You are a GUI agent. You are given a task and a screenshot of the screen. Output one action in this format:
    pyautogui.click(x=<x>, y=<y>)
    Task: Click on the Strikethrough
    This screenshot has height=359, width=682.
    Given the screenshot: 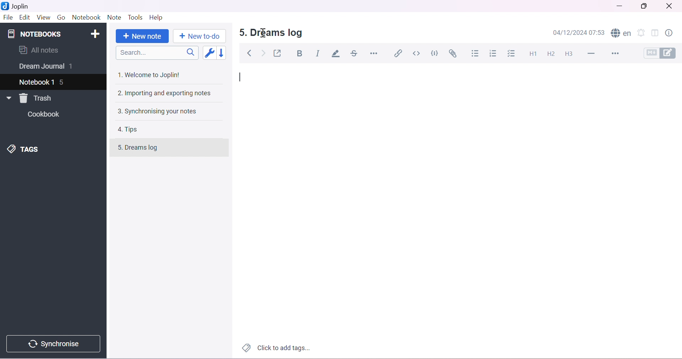 What is the action you would take?
    pyautogui.click(x=356, y=54)
    